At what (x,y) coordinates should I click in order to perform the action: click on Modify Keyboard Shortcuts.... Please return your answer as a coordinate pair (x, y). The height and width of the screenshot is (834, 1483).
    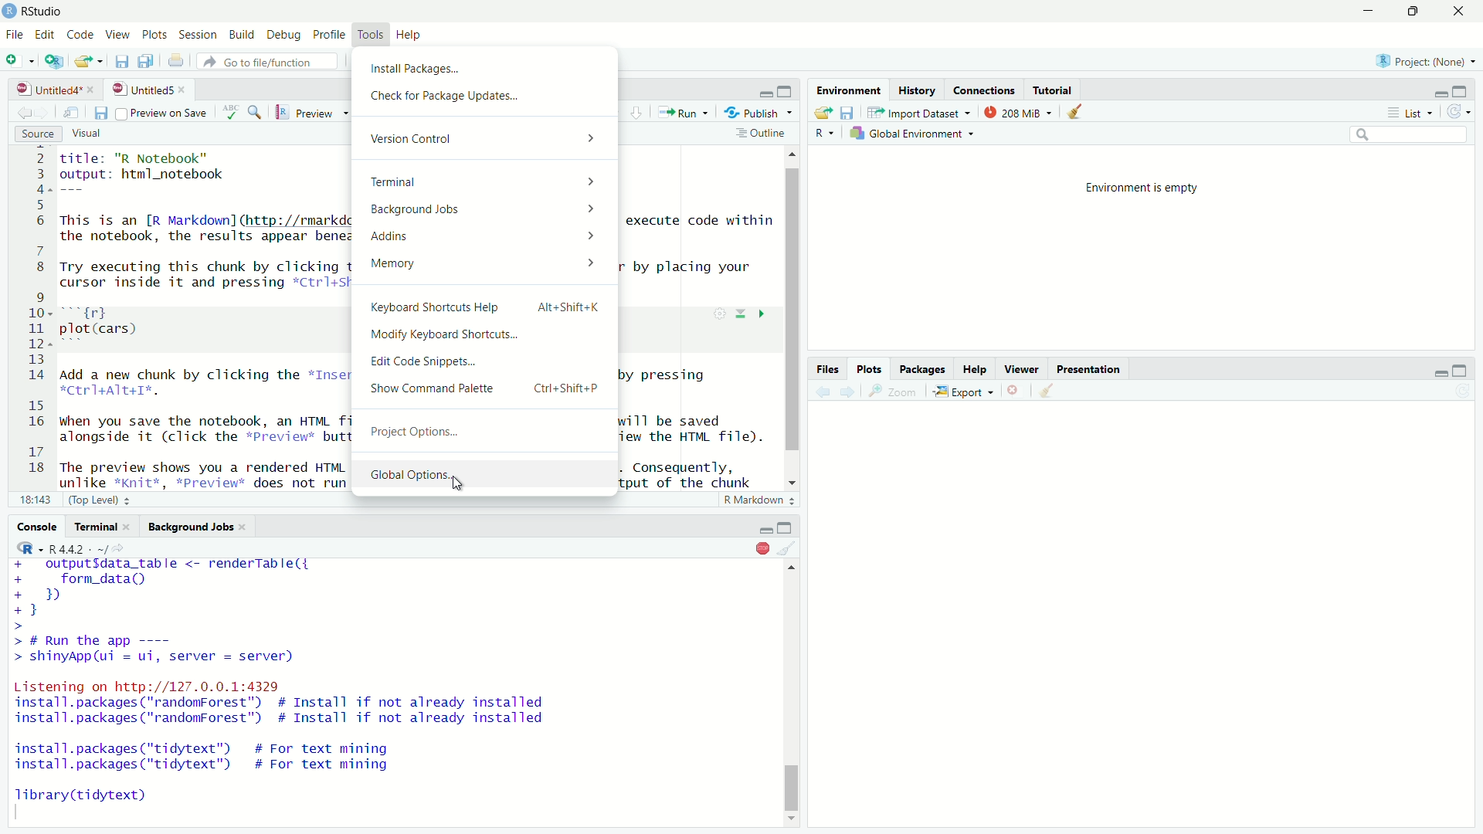
    Looking at the image, I should click on (482, 334).